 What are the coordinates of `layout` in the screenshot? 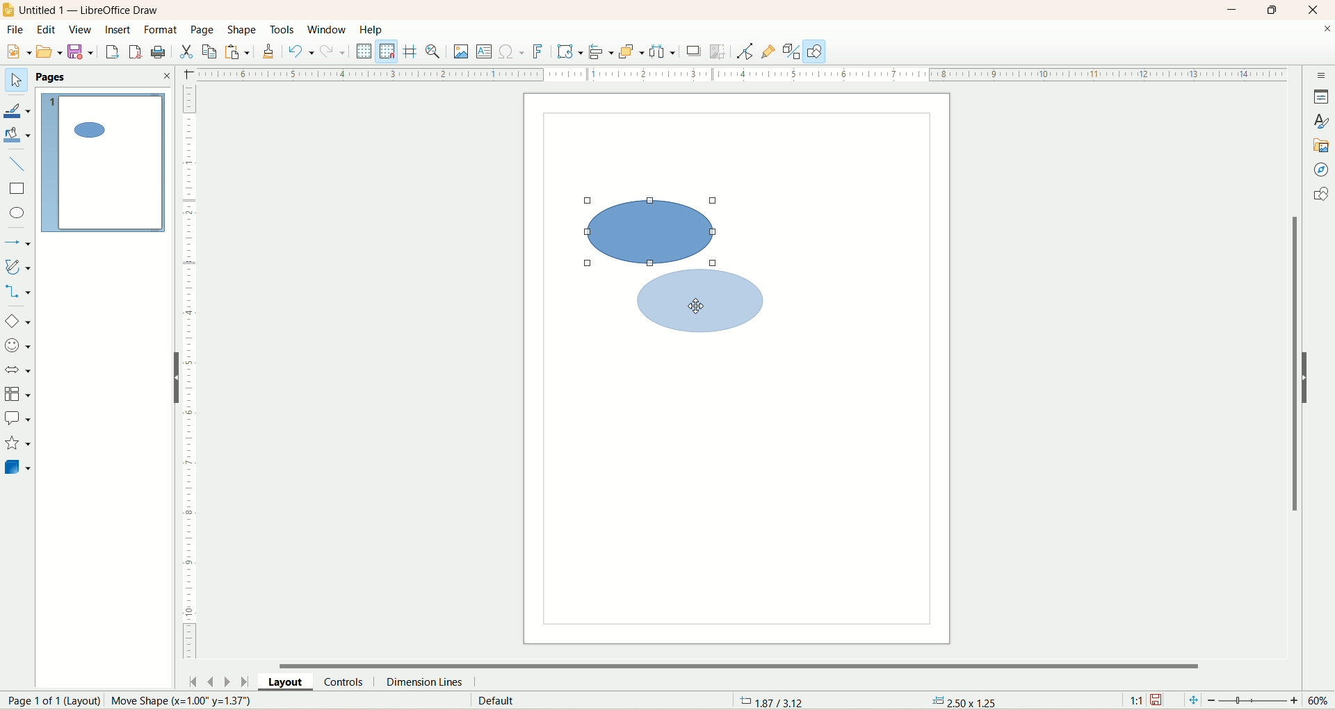 It's located at (289, 681).